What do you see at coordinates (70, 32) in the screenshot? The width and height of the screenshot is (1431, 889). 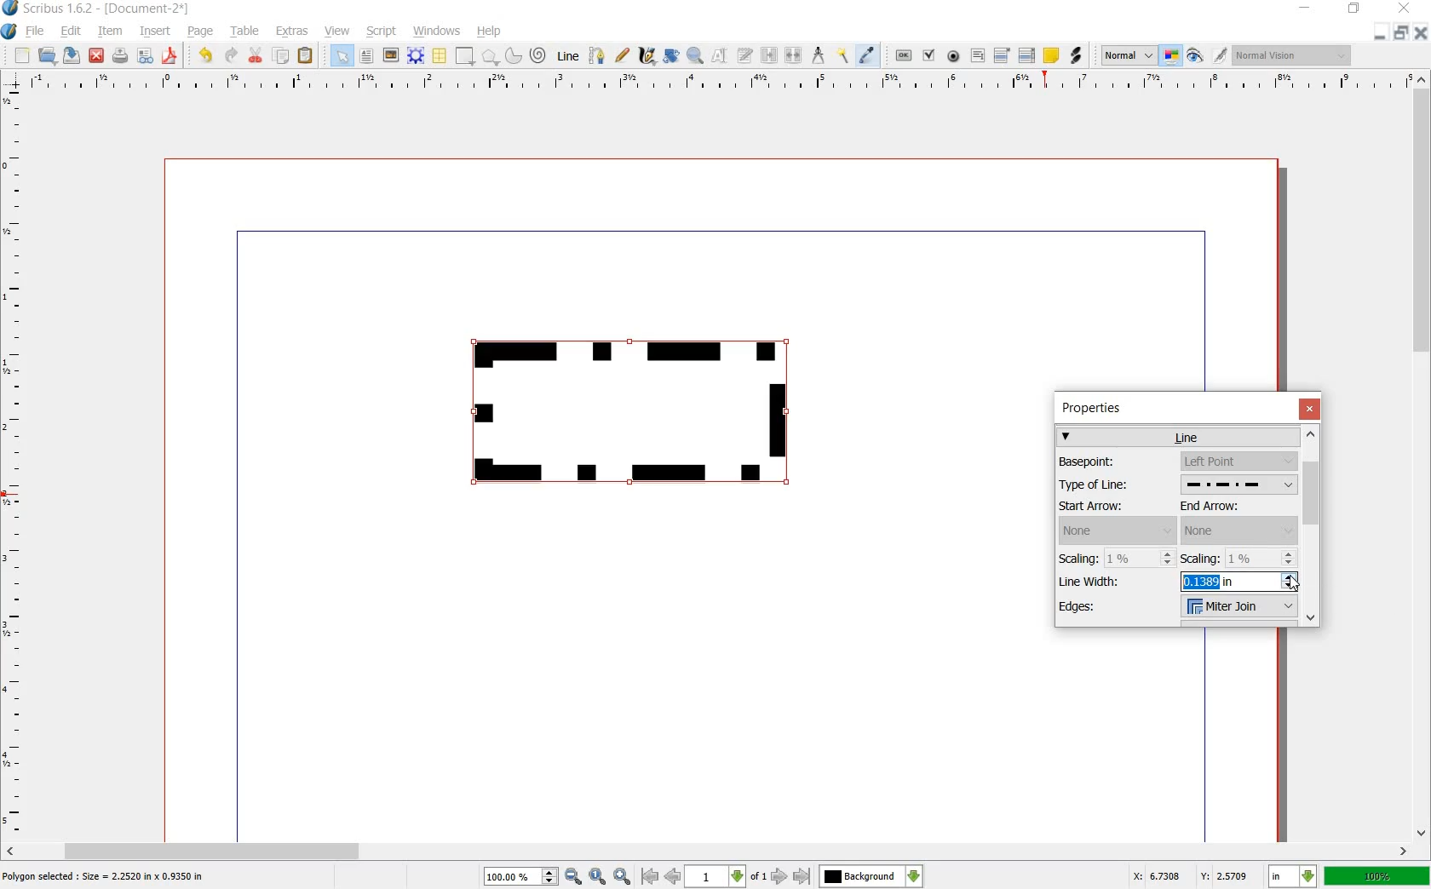 I see `EDIT` at bounding box center [70, 32].